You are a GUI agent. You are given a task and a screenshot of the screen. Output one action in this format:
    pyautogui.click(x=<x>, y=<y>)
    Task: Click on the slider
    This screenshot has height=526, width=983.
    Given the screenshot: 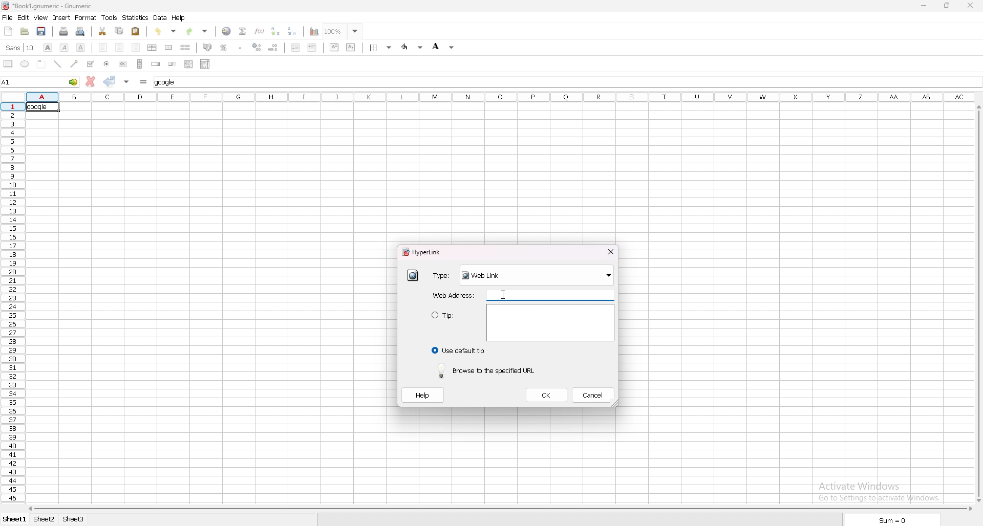 What is the action you would take?
    pyautogui.click(x=172, y=63)
    